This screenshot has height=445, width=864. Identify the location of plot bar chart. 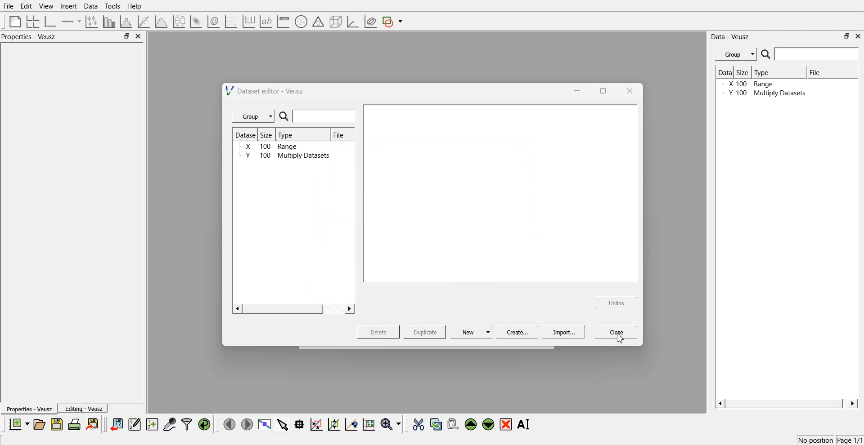
(109, 22).